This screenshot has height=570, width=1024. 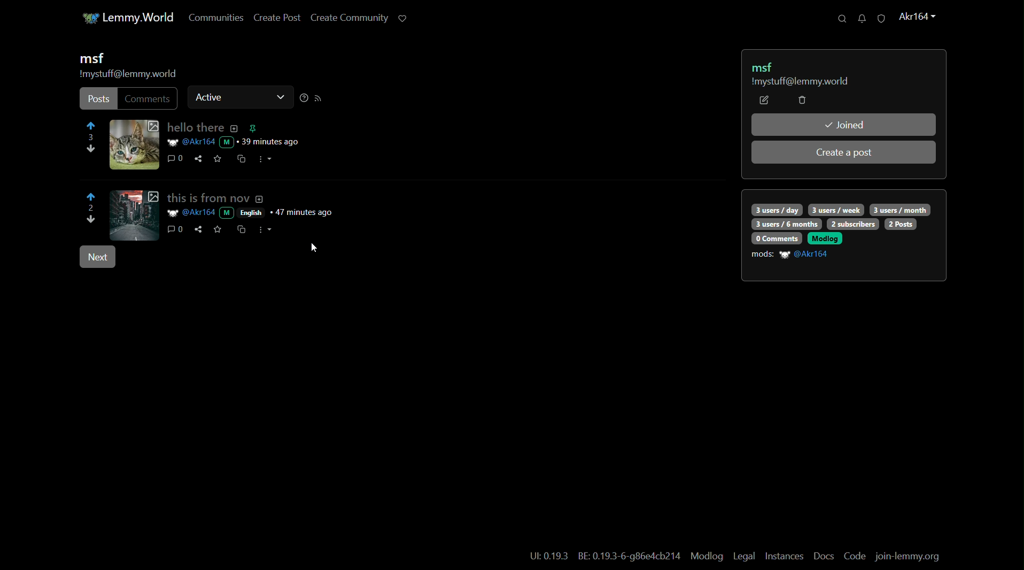 What do you see at coordinates (899, 209) in the screenshot?
I see `3 users per month` at bounding box center [899, 209].